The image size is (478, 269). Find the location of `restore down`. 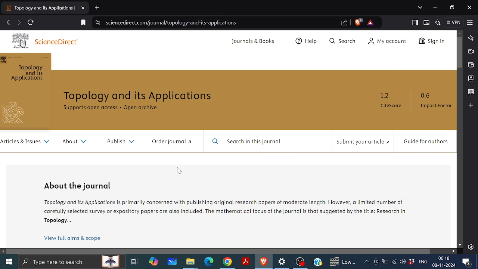

restore down is located at coordinates (451, 7).